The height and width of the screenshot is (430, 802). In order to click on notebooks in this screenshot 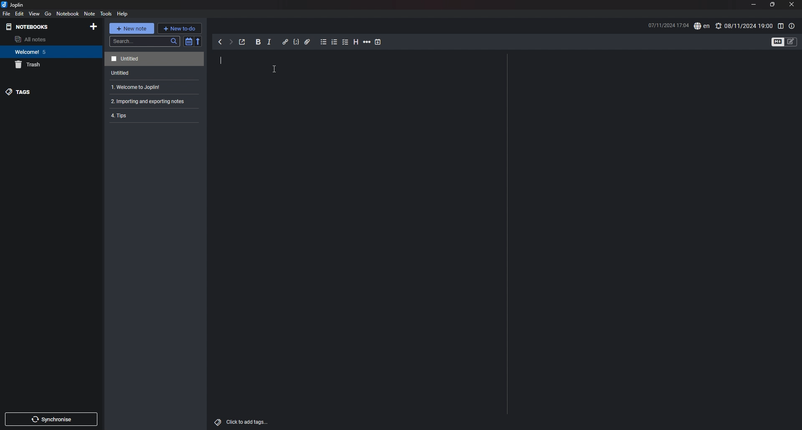, I will do `click(35, 26)`.